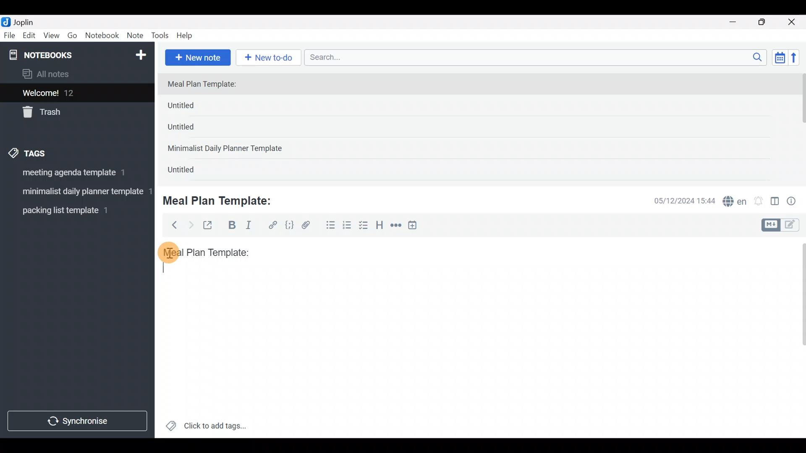 The image size is (806, 453). What do you see at coordinates (47, 152) in the screenshot?
I see `Tags` at bounding box center [47, 152].